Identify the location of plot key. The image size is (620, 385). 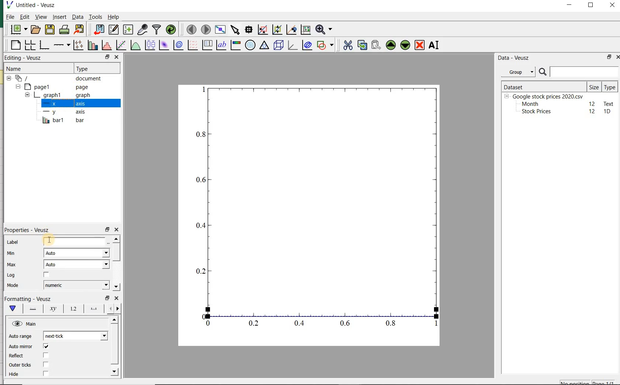
(207, 46).